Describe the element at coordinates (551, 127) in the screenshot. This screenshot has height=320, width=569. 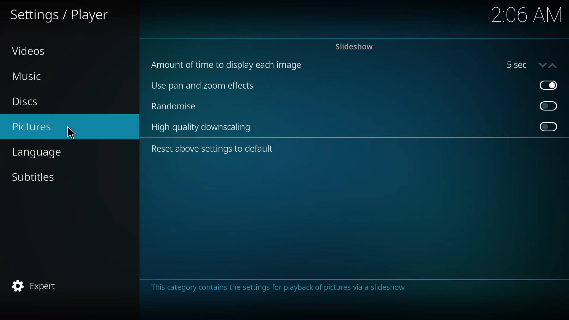
I see `click to enable` at that location.